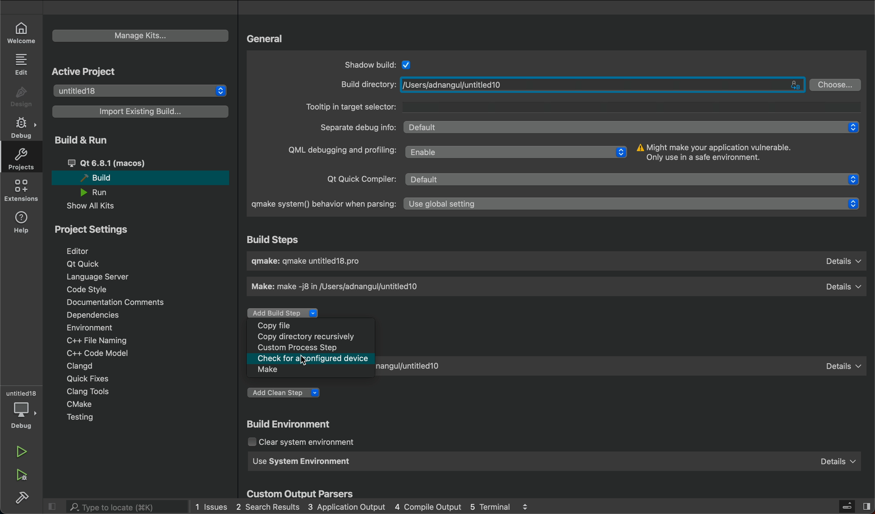 The width and height of the screenshot is (875, 514). I want to click on Use global setting, so click(634, 205).